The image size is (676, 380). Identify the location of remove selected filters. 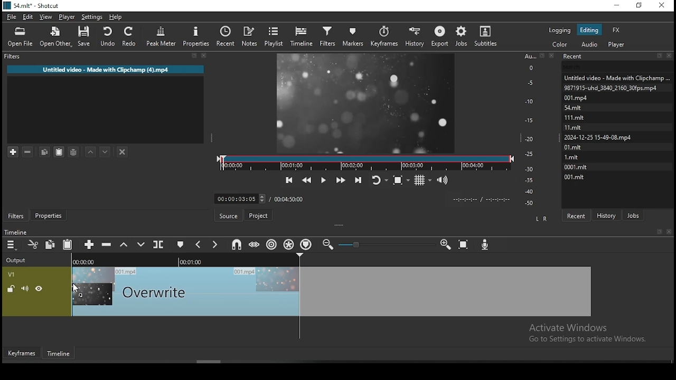
(27, 150).